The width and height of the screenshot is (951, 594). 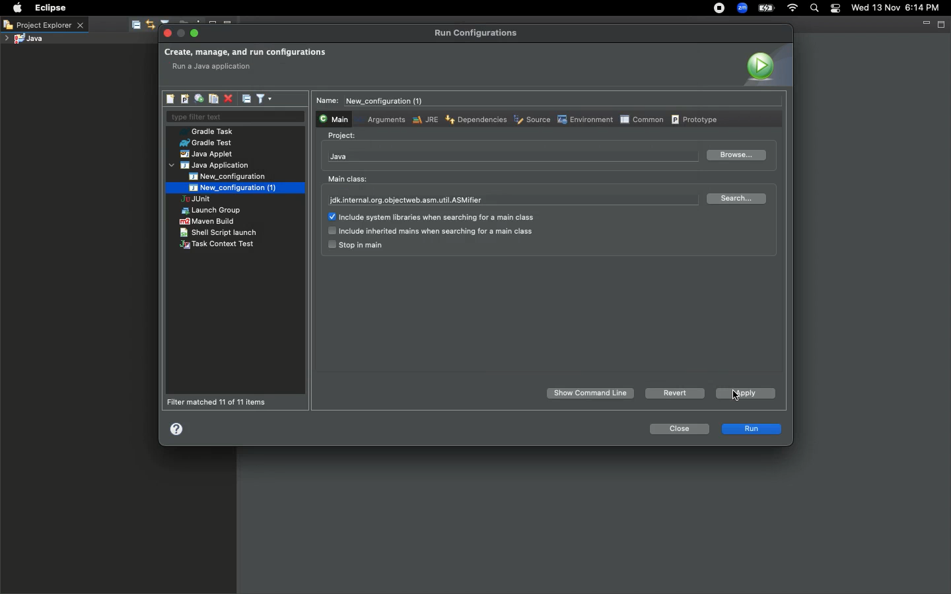 What do you see at coordinates (264, 98) in the screenshot?
I see `Filter launch configurations` at bounding box center [264, 98].